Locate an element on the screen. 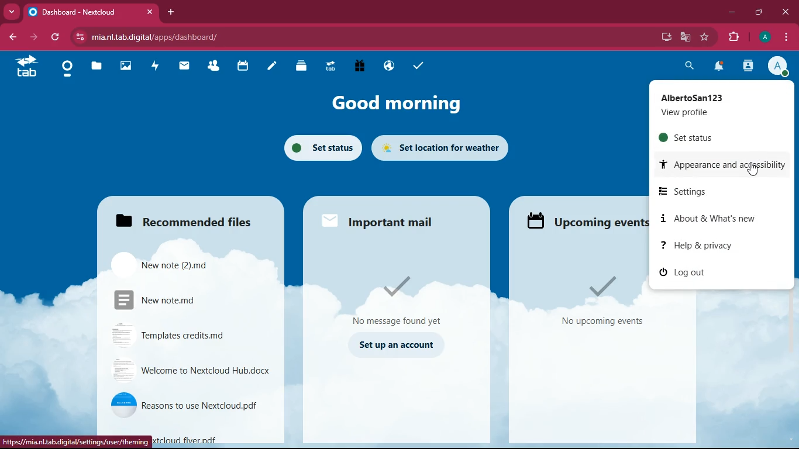 This screenshot has height=449, width=799. tab is located at coordinates (27, 66).